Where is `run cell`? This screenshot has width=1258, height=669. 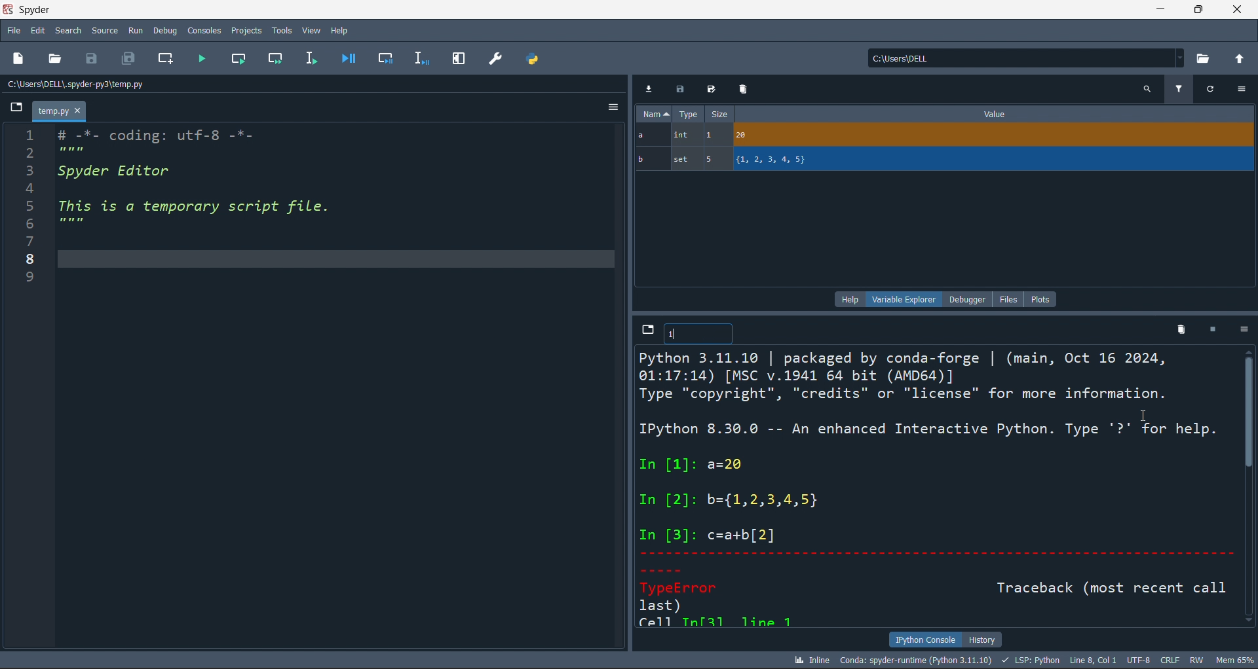 run cell is located at coordinates (278, 60).